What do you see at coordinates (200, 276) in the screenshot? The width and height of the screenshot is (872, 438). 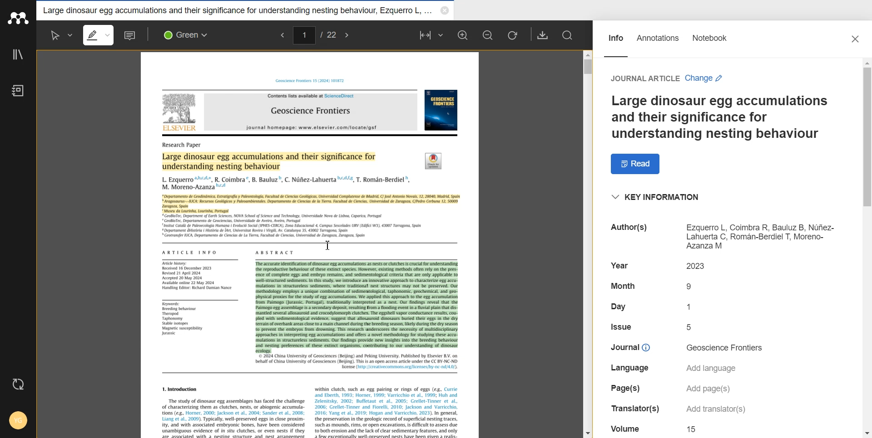 I see `text` at bounding box center [200, 276].